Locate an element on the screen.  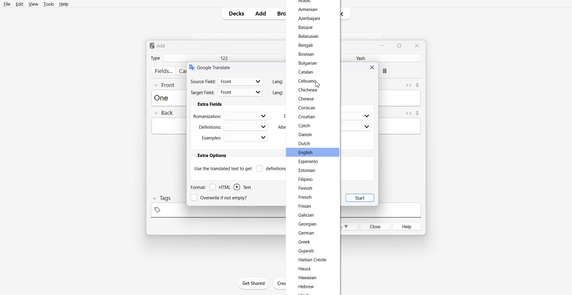
Hausa is located at coordinates (307, 269).